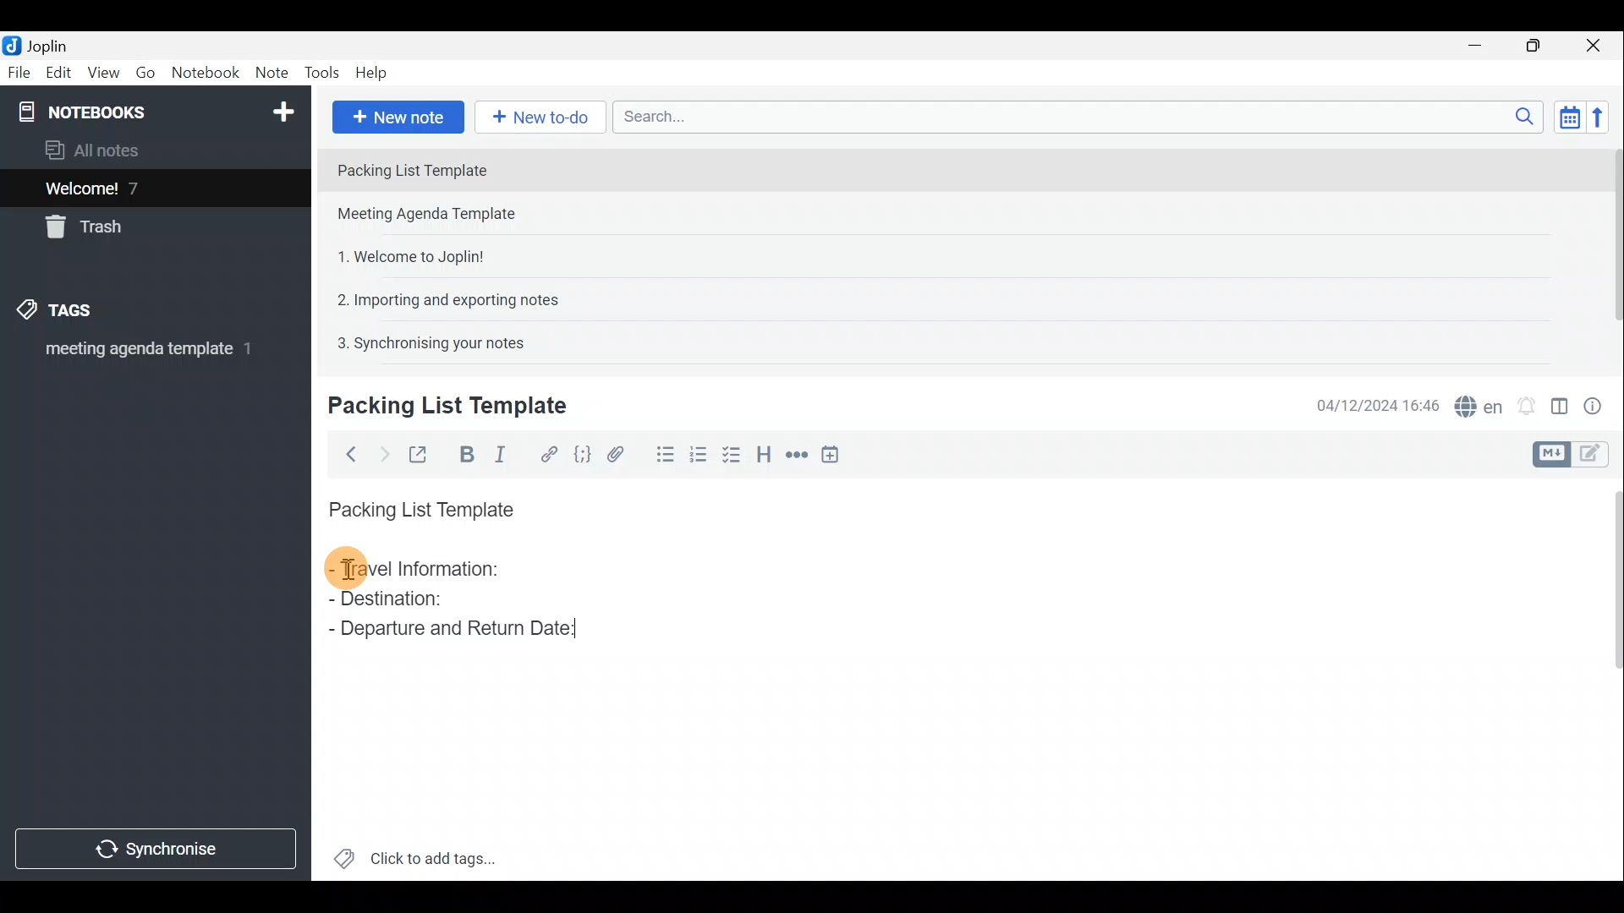 This screenshot has width=1624, height=913. What do you see at coordinates (145, 354) in the screenshot?
I see `meeting agenda template` at bounding box center [145, 354].